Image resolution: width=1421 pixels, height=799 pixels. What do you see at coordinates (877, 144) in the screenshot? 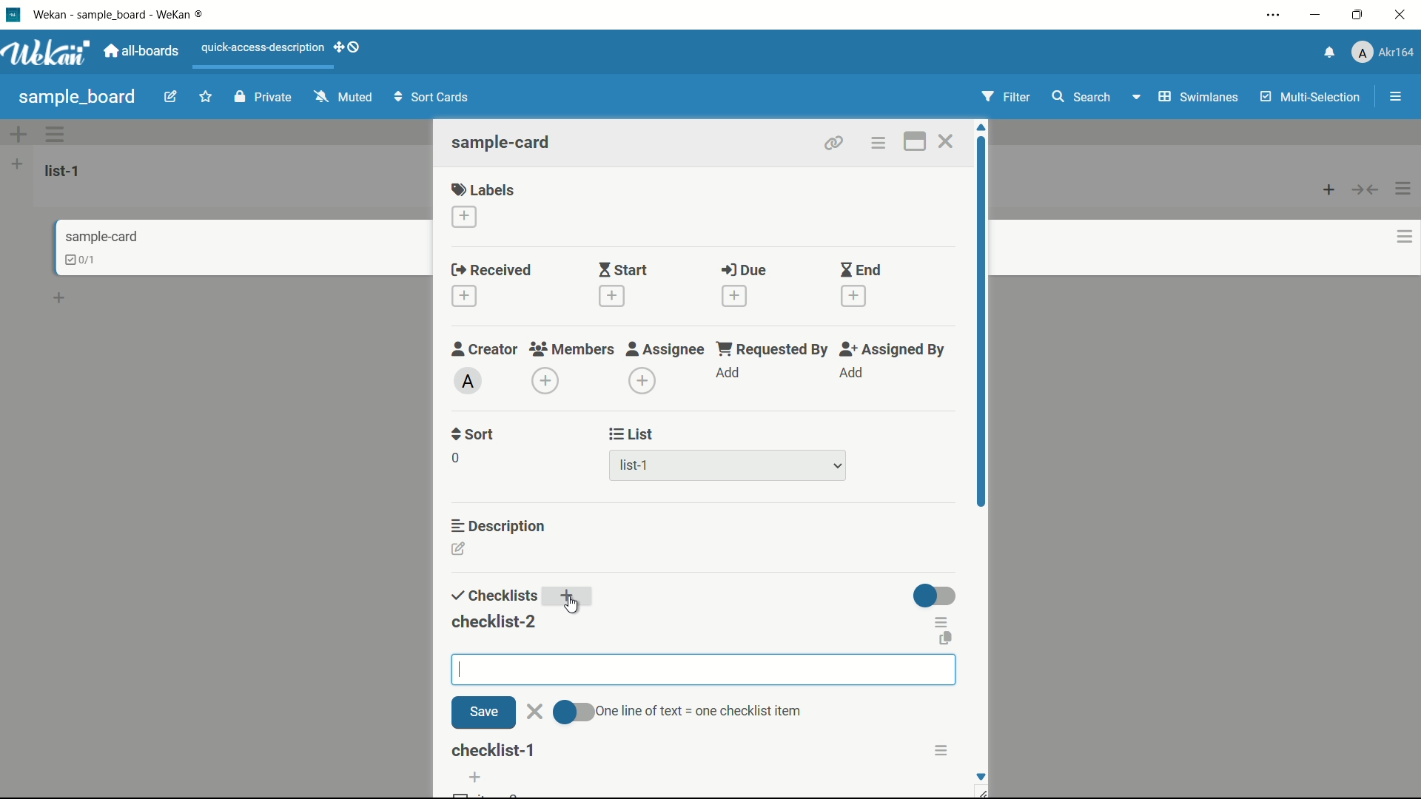
I see `card actions` at bounding box center [877, 144].